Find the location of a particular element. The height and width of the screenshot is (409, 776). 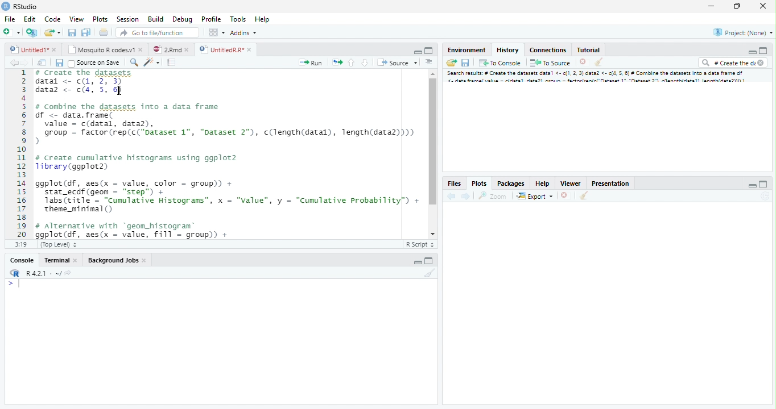

Print is located at coordinates (105, 32).